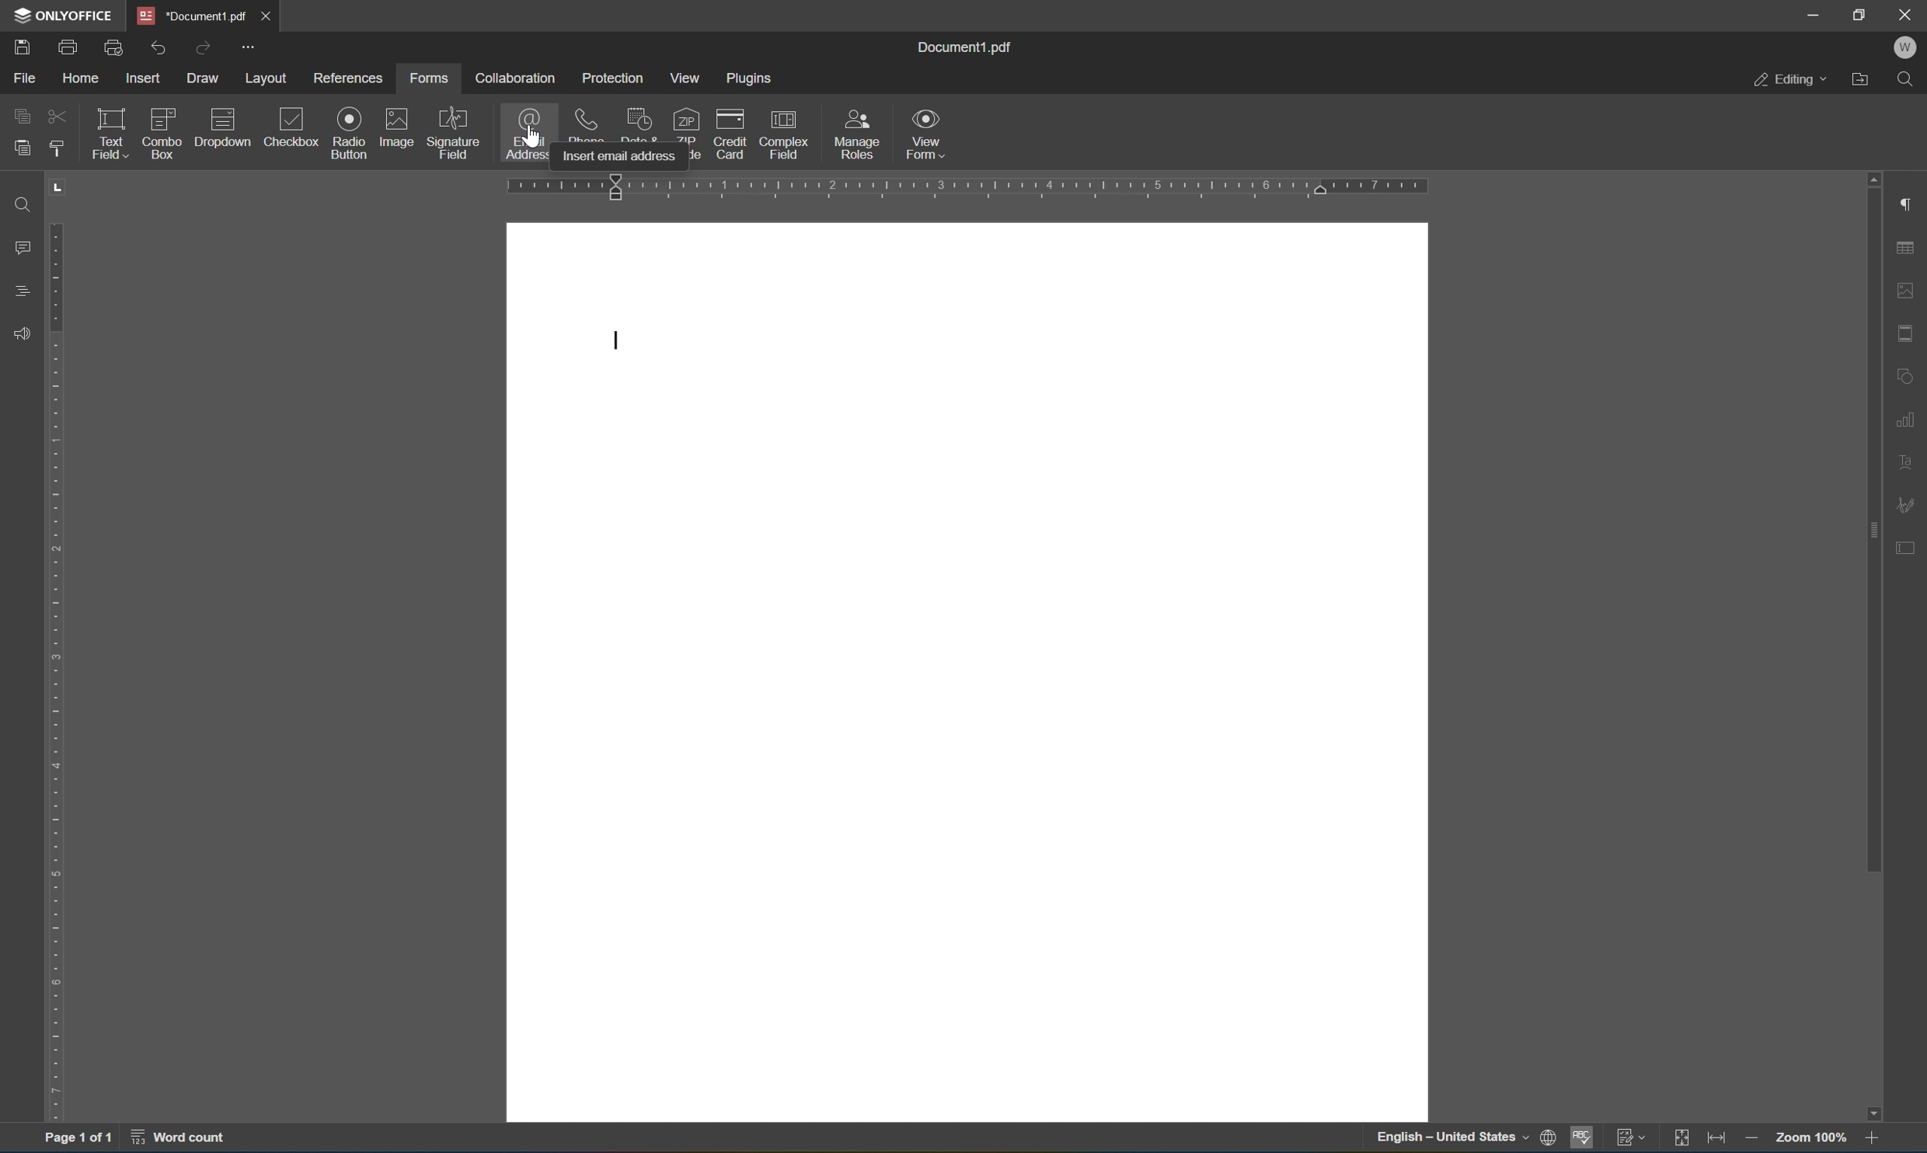 The image size is (1927, 1153). What do you see at coordinates (1909, 242) in the screenshot?
I see `table settings` at bounding box center [1909, 242].